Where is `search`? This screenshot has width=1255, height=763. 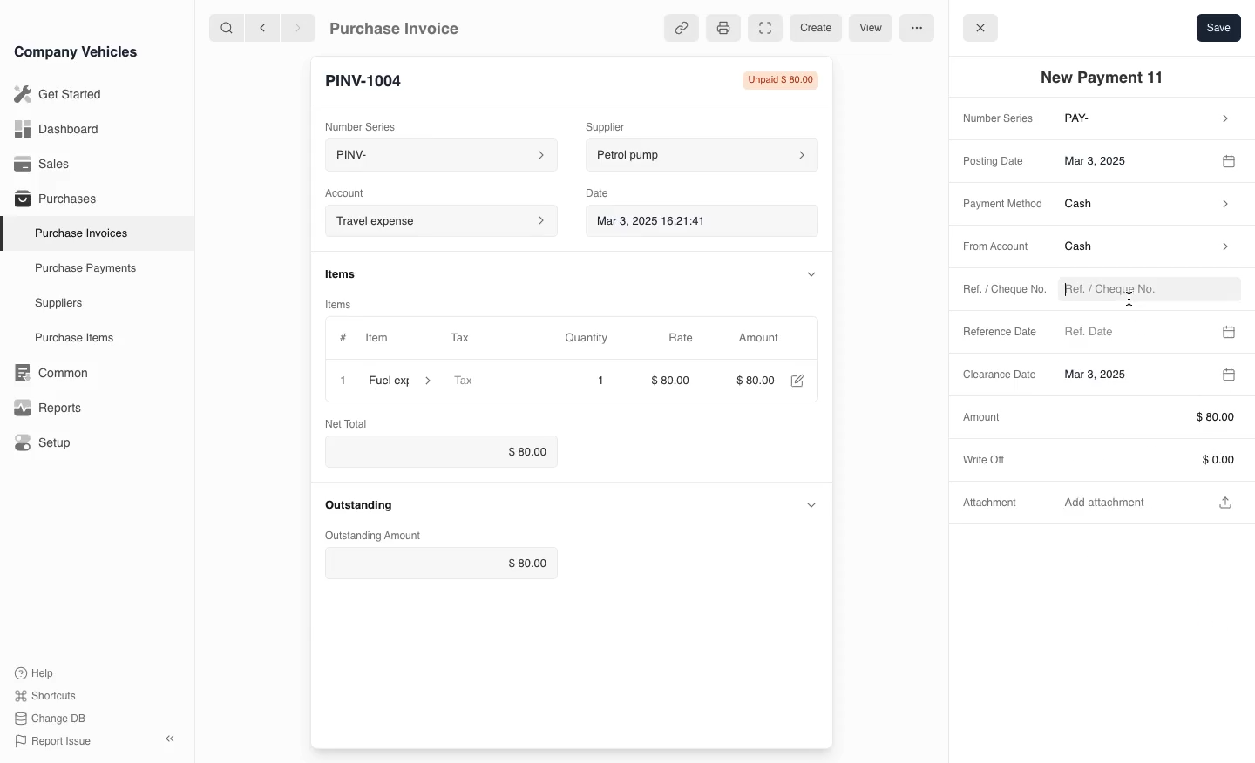 search is located at coordinates (227, 27).